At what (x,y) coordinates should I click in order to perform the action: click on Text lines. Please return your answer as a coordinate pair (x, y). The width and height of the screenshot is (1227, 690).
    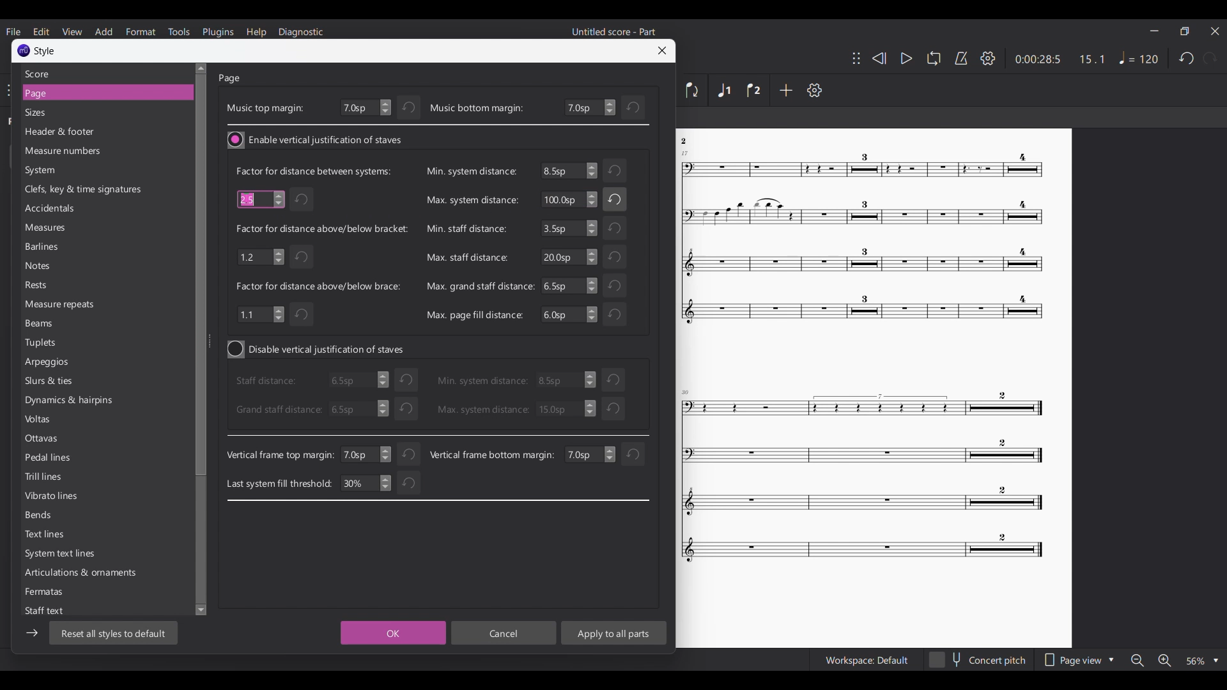
    Looking at the image, I should click on (66, 535).